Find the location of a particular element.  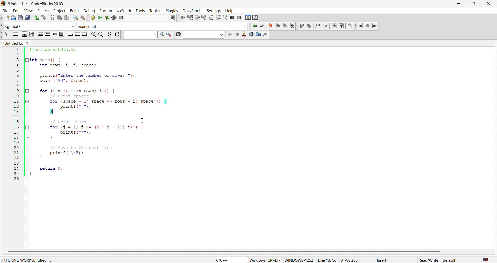

build is located at coordinates (74, 11).